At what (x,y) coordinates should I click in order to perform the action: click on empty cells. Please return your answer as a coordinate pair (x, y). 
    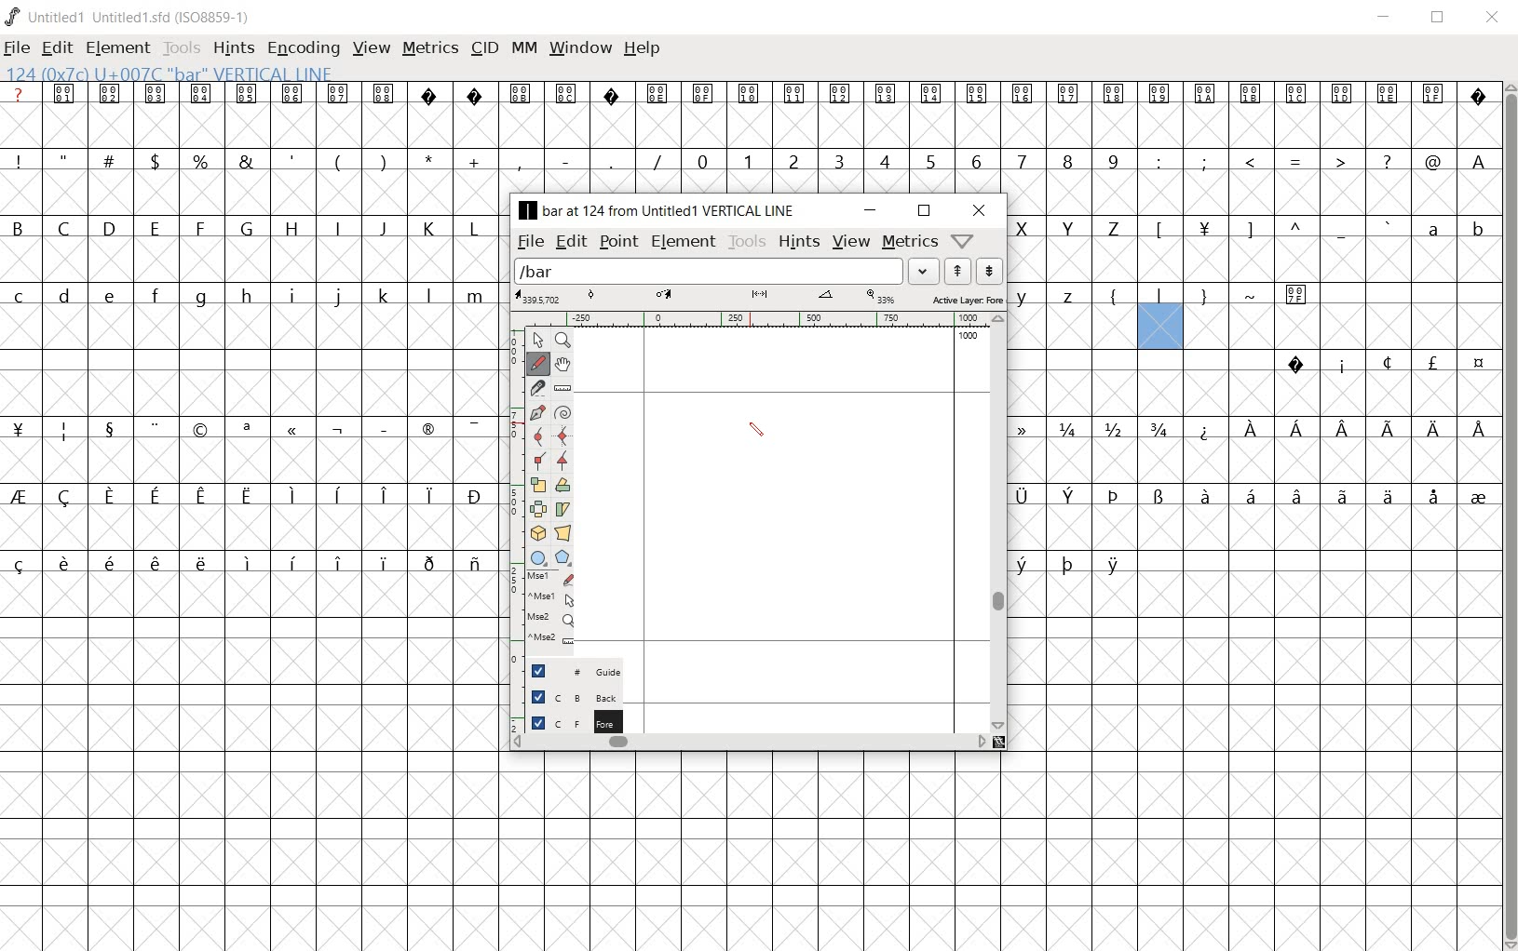
    Looking at the image, I should click on (749, 127).